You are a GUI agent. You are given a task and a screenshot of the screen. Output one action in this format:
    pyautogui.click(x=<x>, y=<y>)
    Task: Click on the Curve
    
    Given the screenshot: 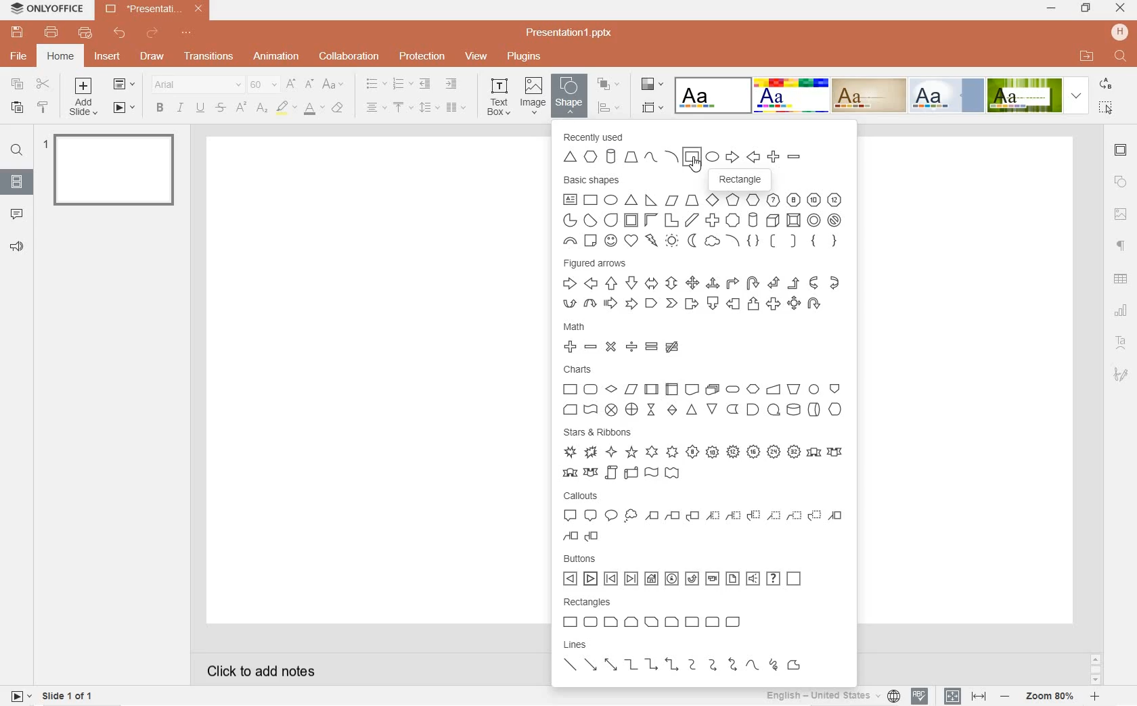 What is the action you would take?
    pyautogui.click(x=650, y=158)
    